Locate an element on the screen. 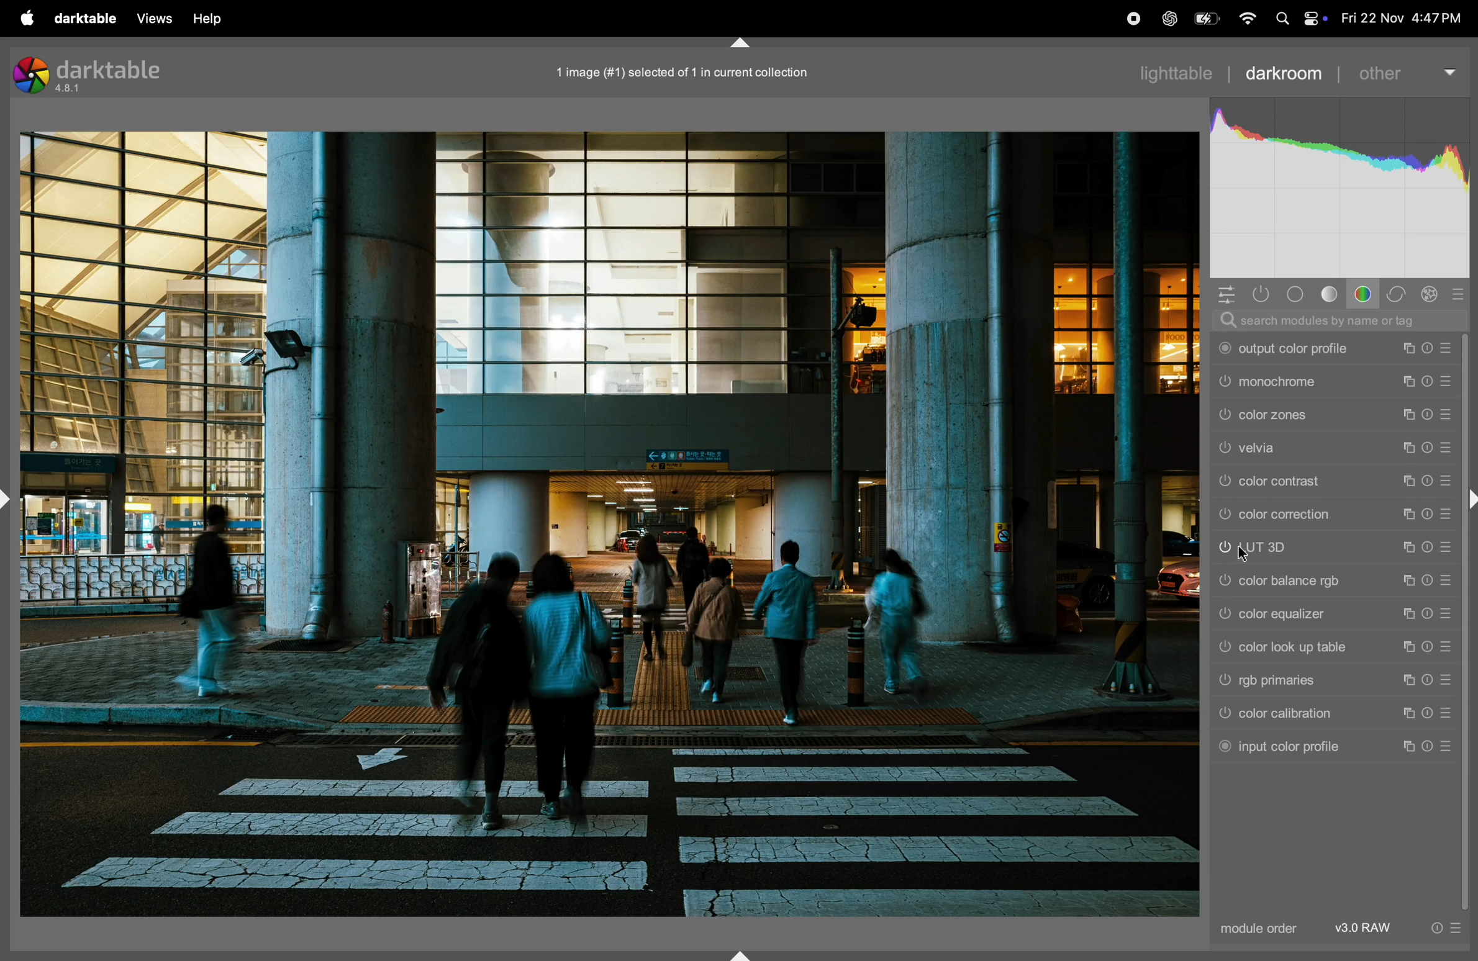 Image resolution: width=1478 pixels, height=961 pixels. multiple intance actions is located at coordinates (1409, 446).